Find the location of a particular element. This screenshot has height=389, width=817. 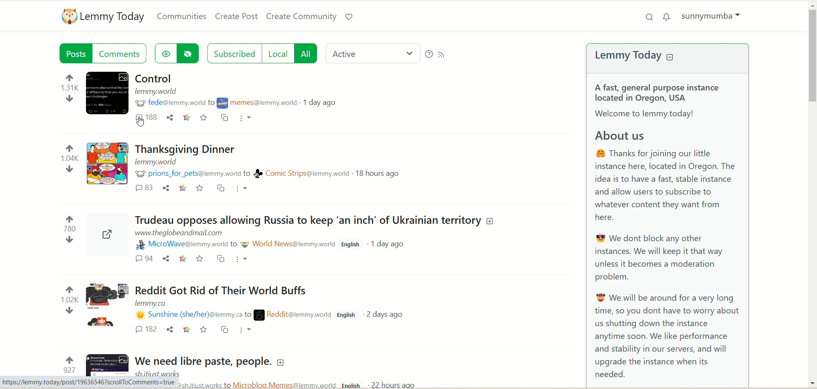

username is located at coordinates (189, 174).